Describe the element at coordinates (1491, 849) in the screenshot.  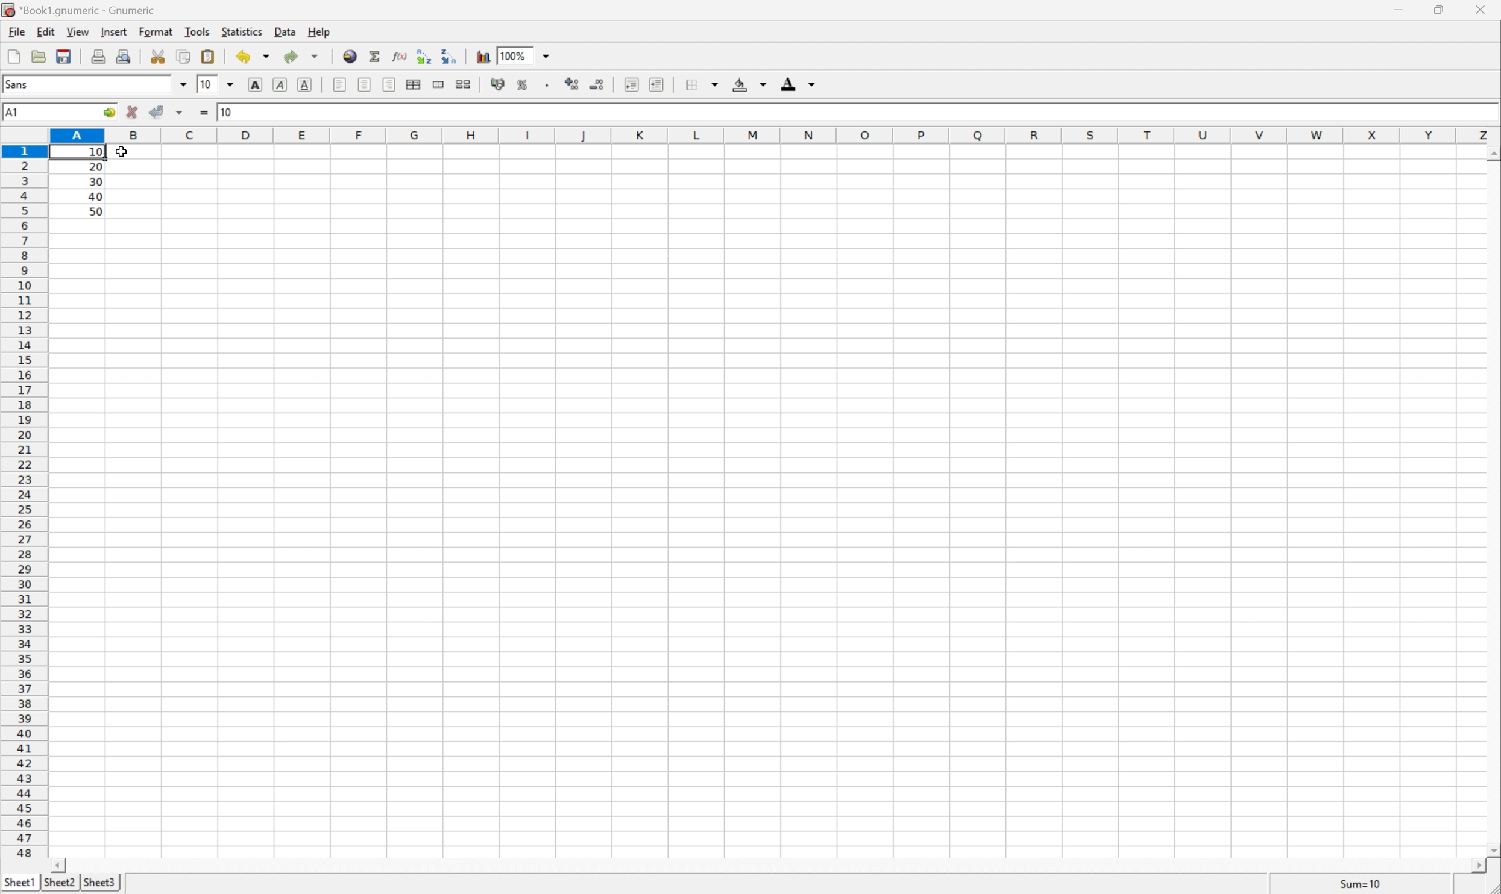
I see `Scroll Down` at that location.